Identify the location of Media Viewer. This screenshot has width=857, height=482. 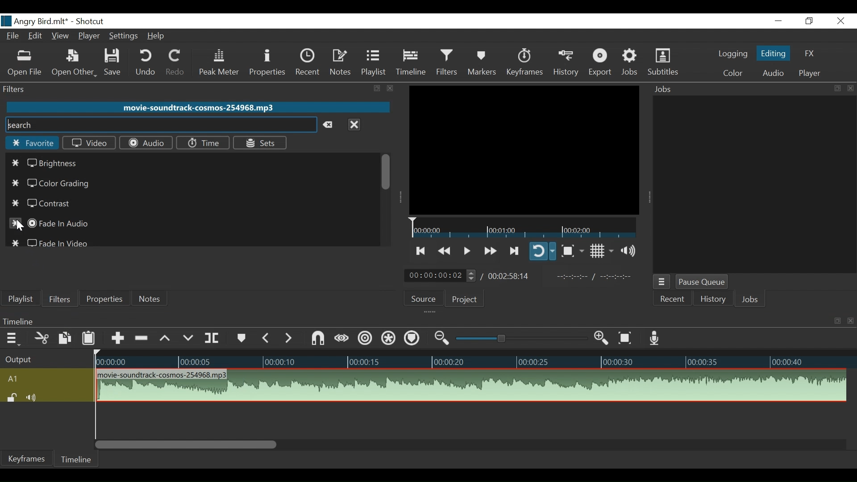
(524, 150).